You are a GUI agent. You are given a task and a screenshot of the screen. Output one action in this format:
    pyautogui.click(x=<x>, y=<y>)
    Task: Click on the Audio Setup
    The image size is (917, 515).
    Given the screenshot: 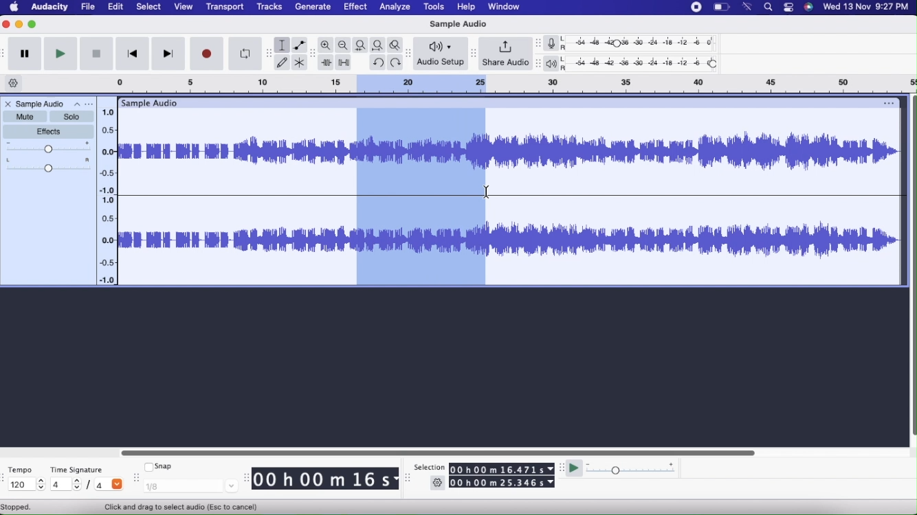 What is the action you would take?
    pyautogui.click(x=441, y=53)
    